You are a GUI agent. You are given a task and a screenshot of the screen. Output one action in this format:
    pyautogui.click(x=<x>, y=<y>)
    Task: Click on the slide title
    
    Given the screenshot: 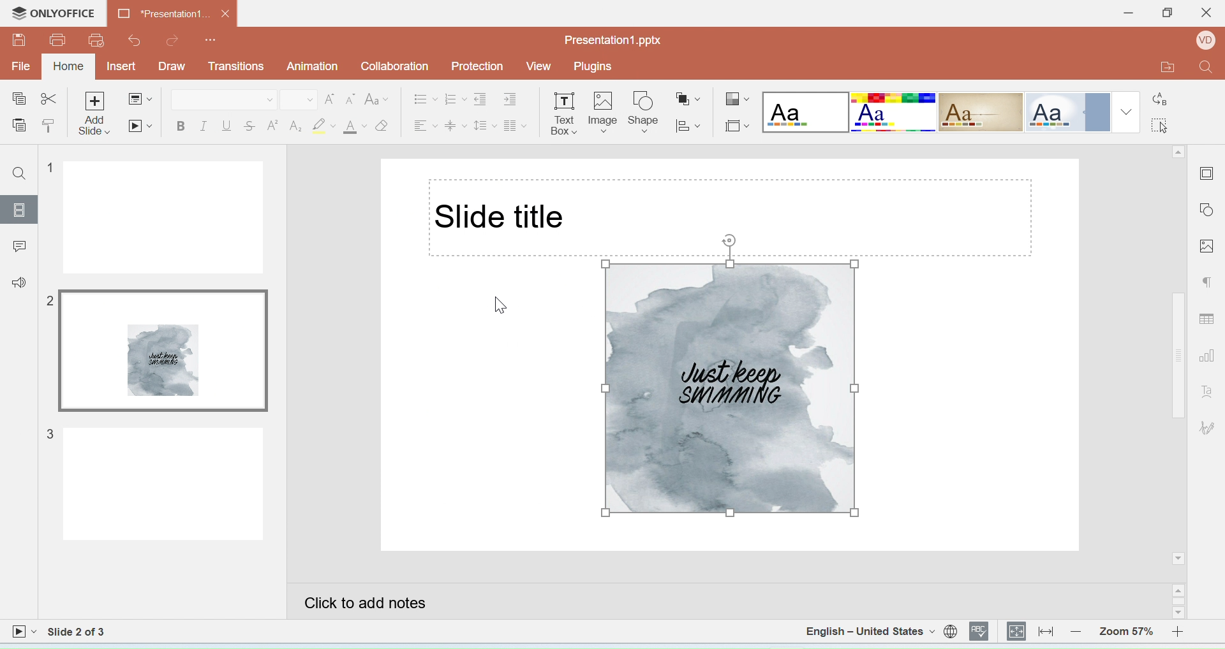 What is the action you would take?
    pyautogui.click(x=503, y=217)
    